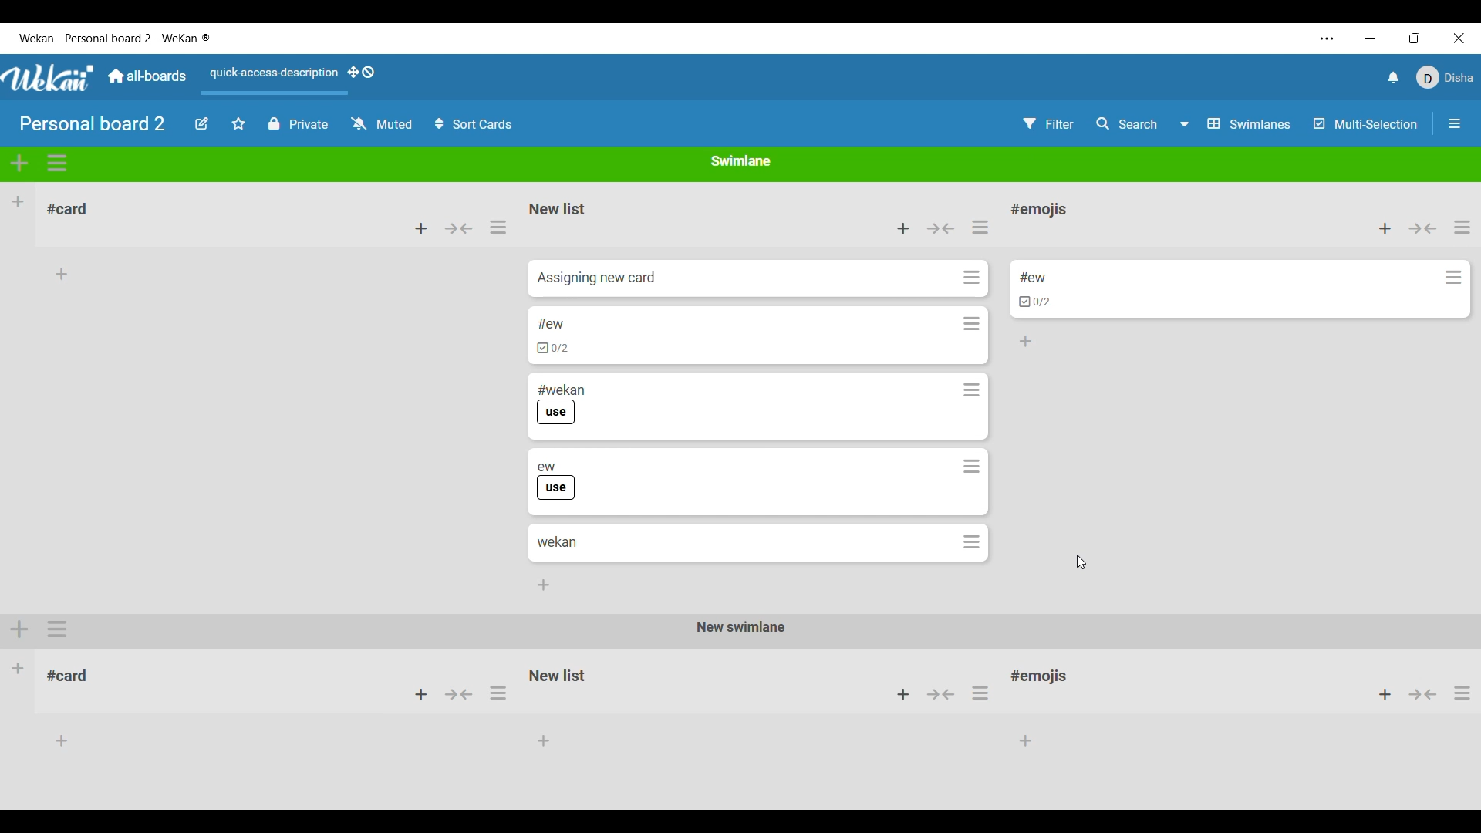 The width and height of the screenshot is (1481, 833). What do you see at coordinates (68, 209) in the screenshot?
I see `List name` at bounding box center [68, 209].